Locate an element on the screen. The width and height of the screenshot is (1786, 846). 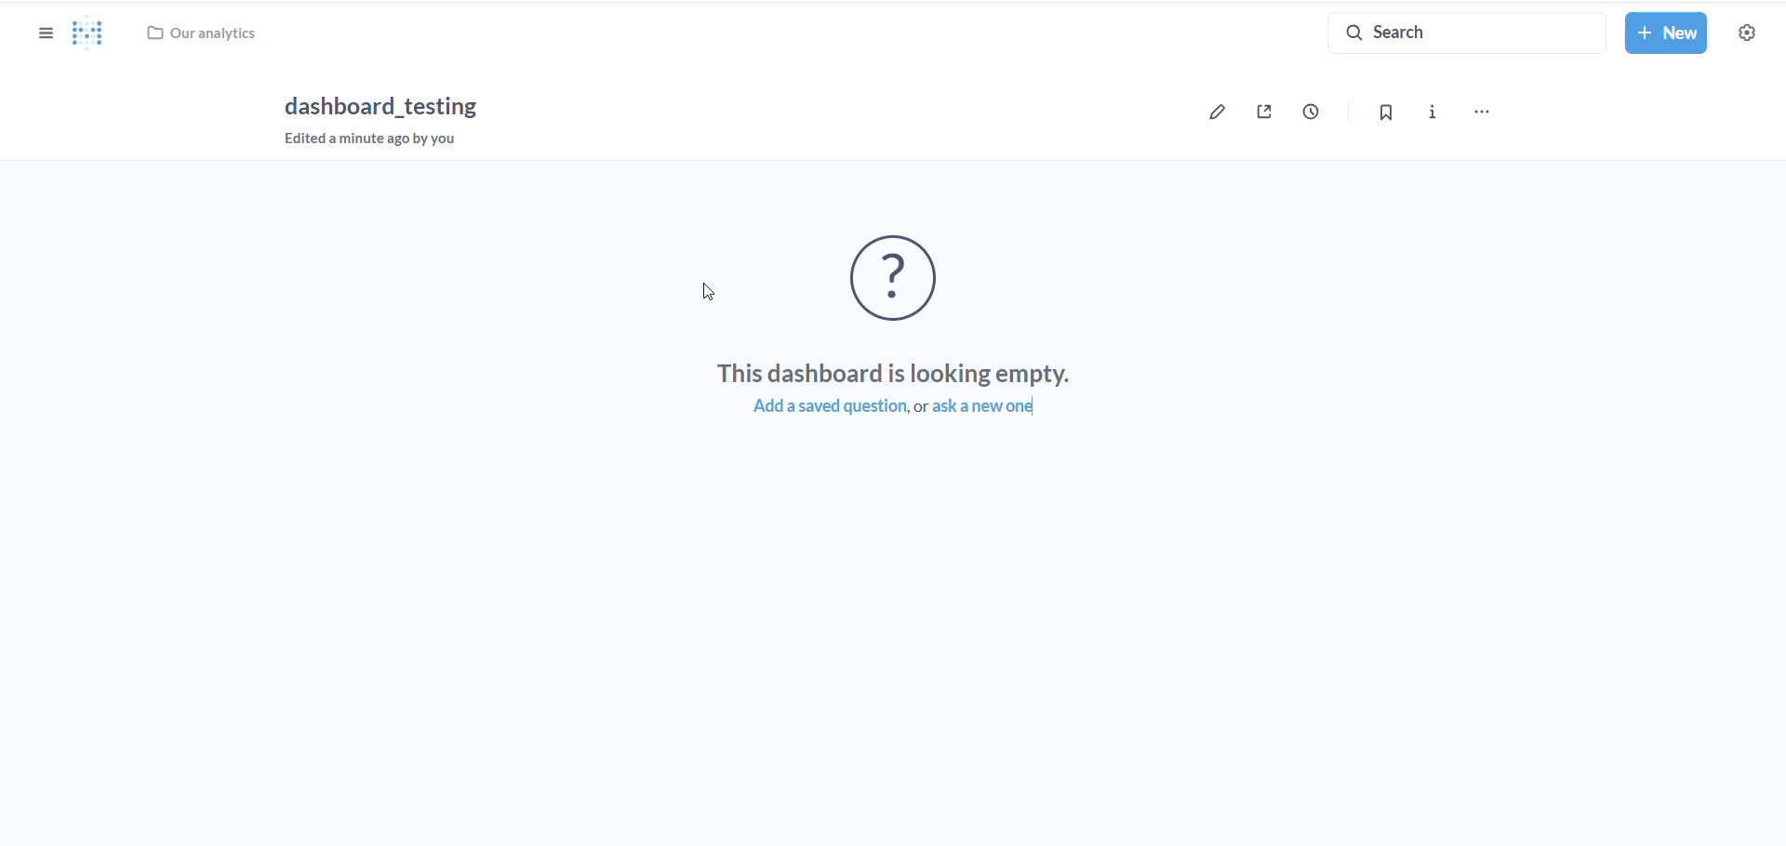
Metabase logo is located at coordinates (100, 33).